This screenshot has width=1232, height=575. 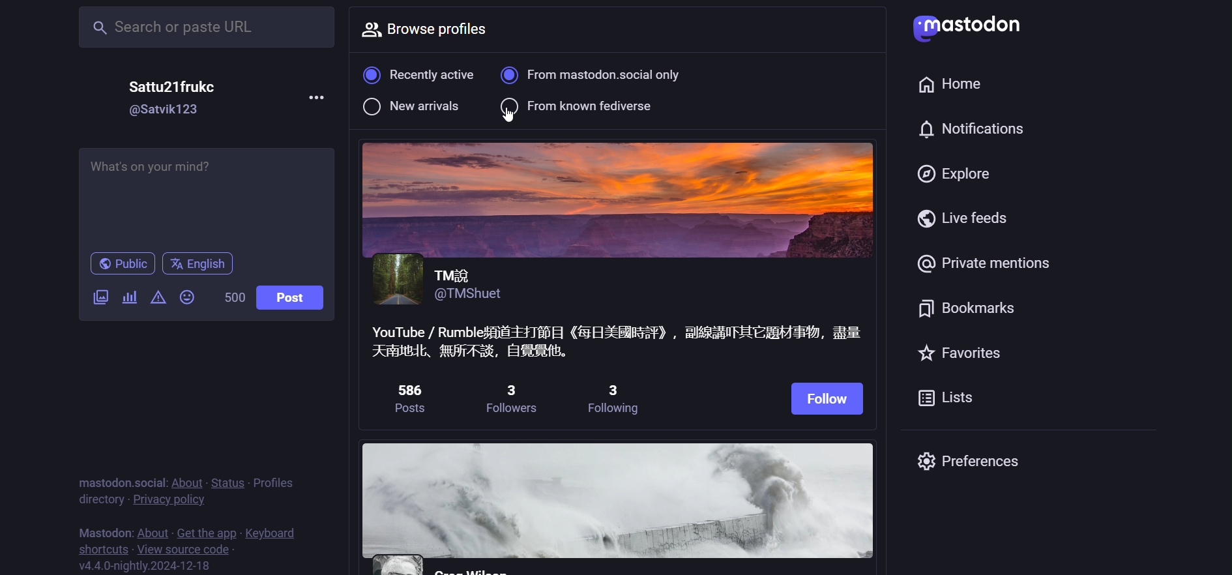 I want to click on TMZ, so click(x=456, y=273).